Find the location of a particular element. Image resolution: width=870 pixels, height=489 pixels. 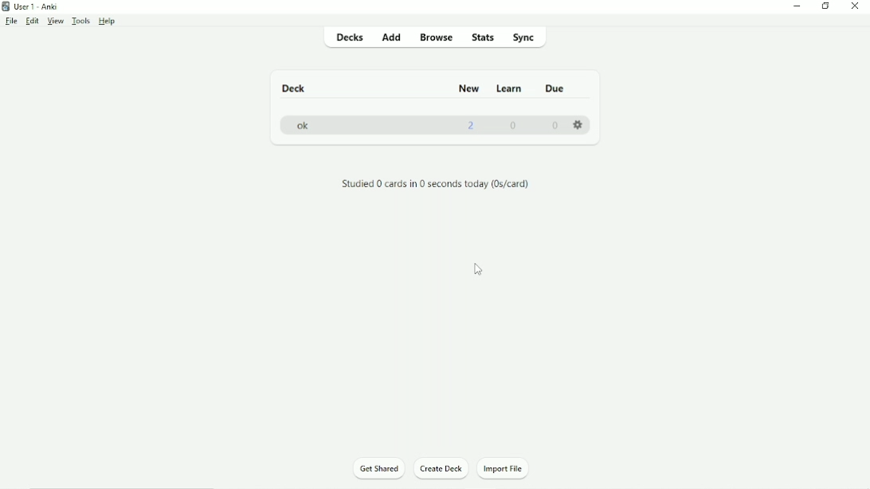

Decks is located at coordinates (348, 38).